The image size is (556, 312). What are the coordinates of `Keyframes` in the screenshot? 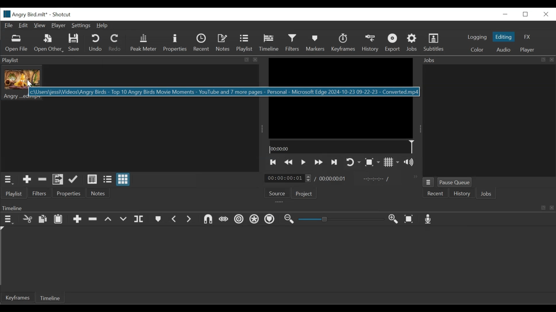 It's located at (344, 43).